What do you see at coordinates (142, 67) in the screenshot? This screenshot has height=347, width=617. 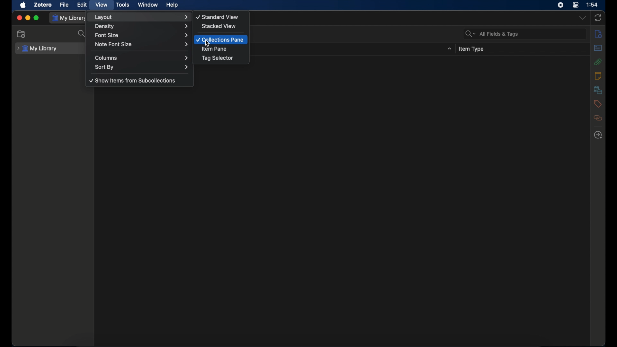 I see `sort by` at bounding box center [142, 67].